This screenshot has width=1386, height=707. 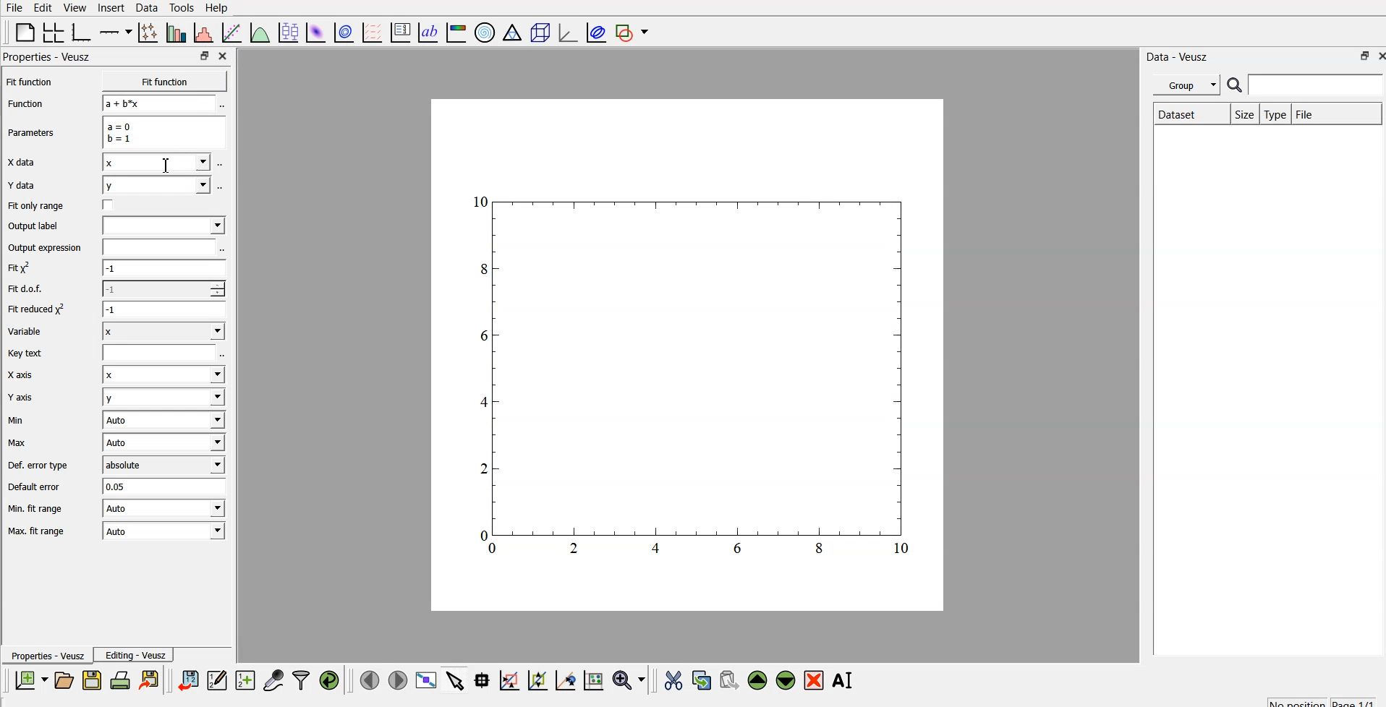 I want to click on | Data - Veusz, so click(x=1175, y=56).